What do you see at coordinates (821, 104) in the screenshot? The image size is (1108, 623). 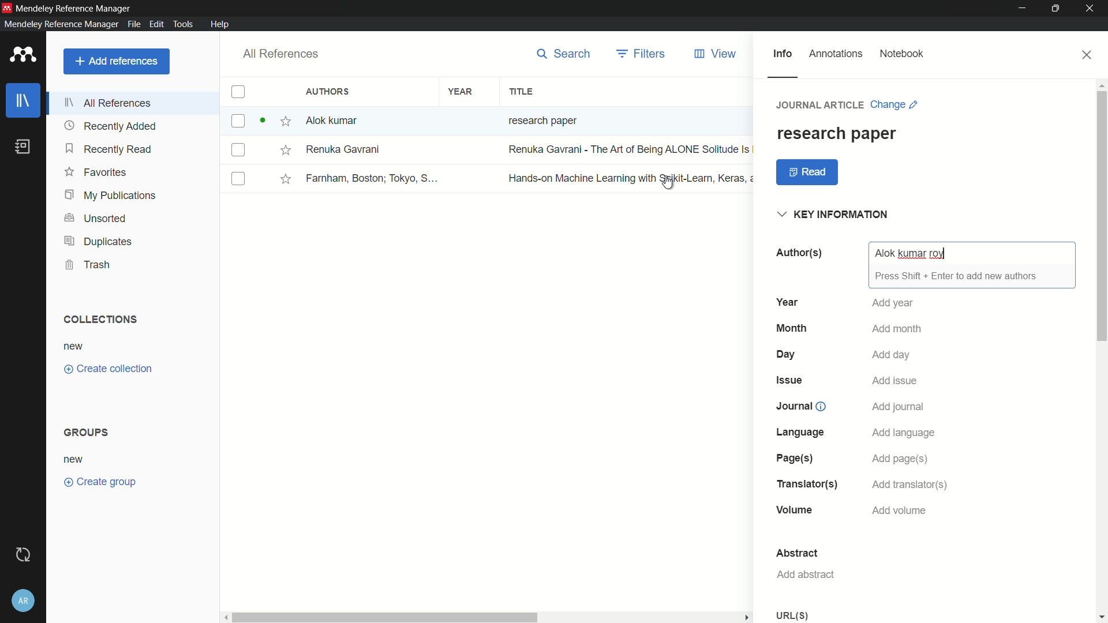 I see `journal article` at bounding box center [821, 104].